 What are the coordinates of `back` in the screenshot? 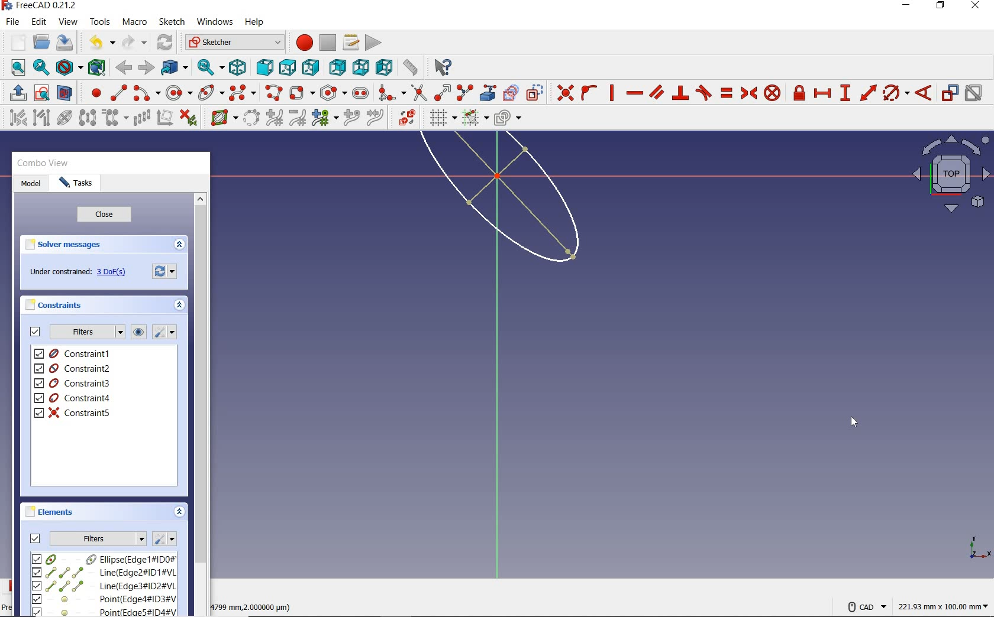 It's located at (123, 68).